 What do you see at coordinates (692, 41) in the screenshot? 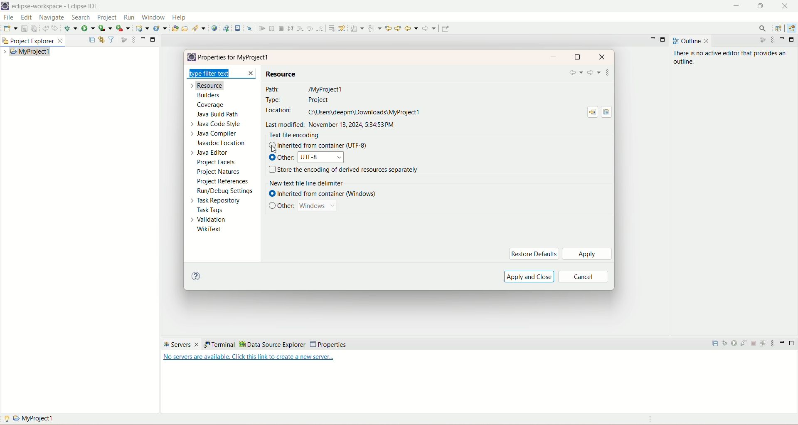
I see `outline` at bounding box center [692, 41].